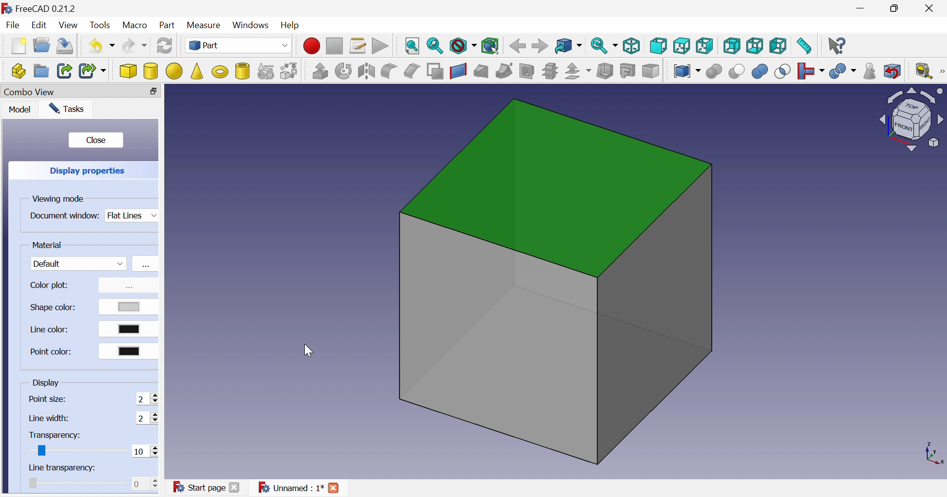  Describe the element at coordinates (206, 26) in the screenshot. I see `Measure` at that location.